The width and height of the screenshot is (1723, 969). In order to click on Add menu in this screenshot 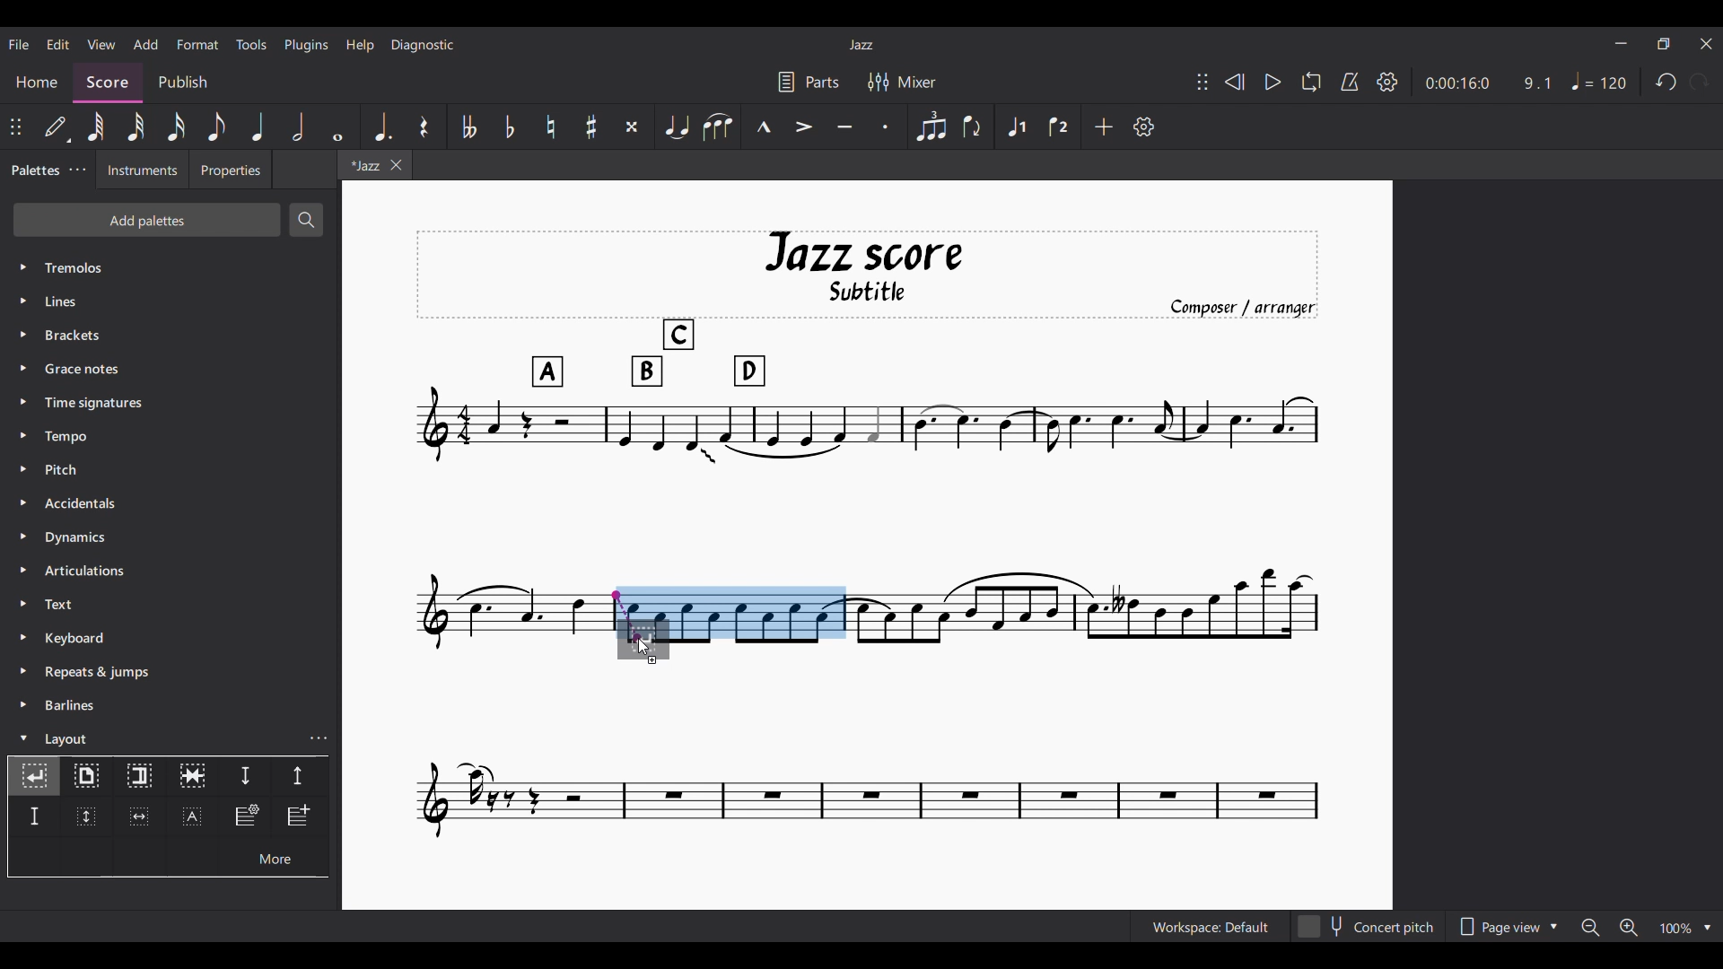, I will do `click(145, 44)`.